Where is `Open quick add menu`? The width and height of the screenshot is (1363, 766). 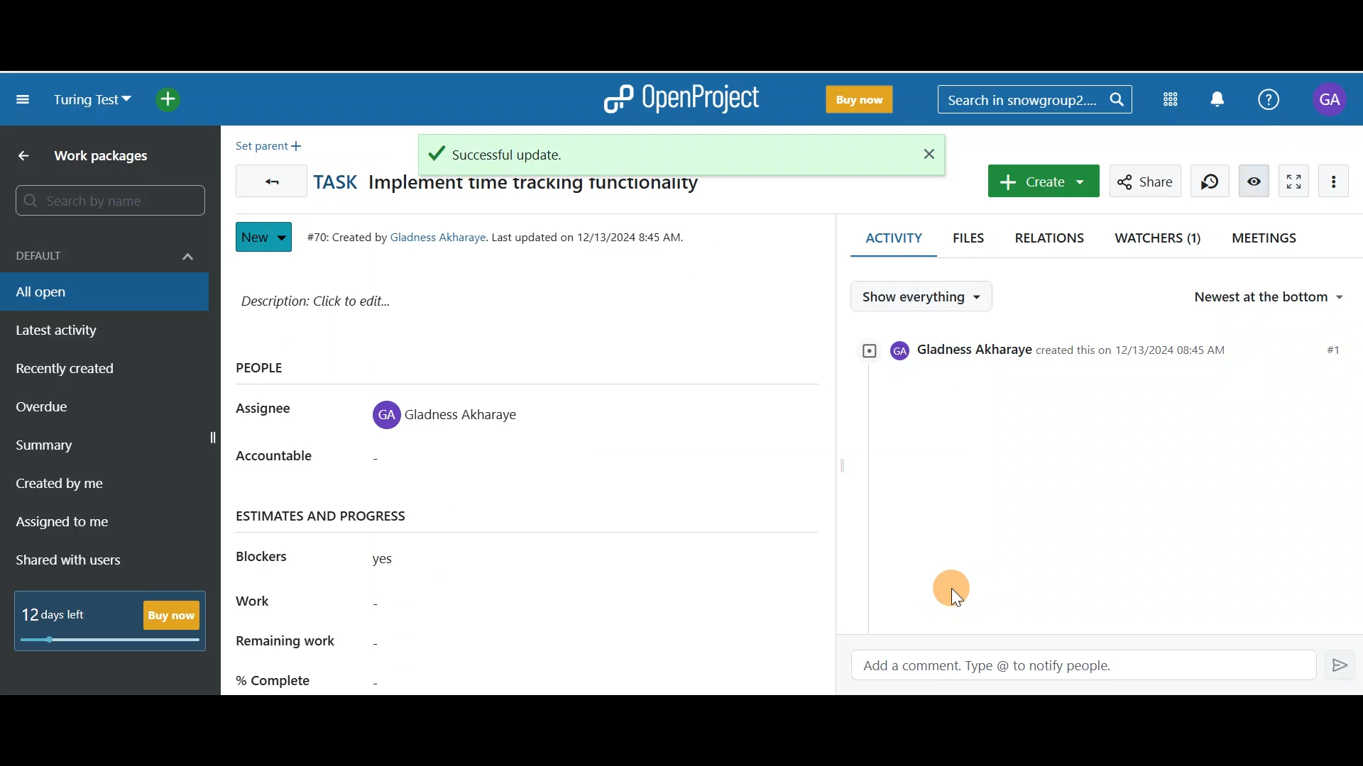
Open quick add menu is located at coordinates (175, 99).